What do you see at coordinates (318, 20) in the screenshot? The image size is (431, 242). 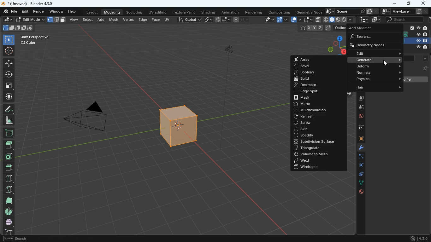 I see `copy` at bounding box center [318, 20].